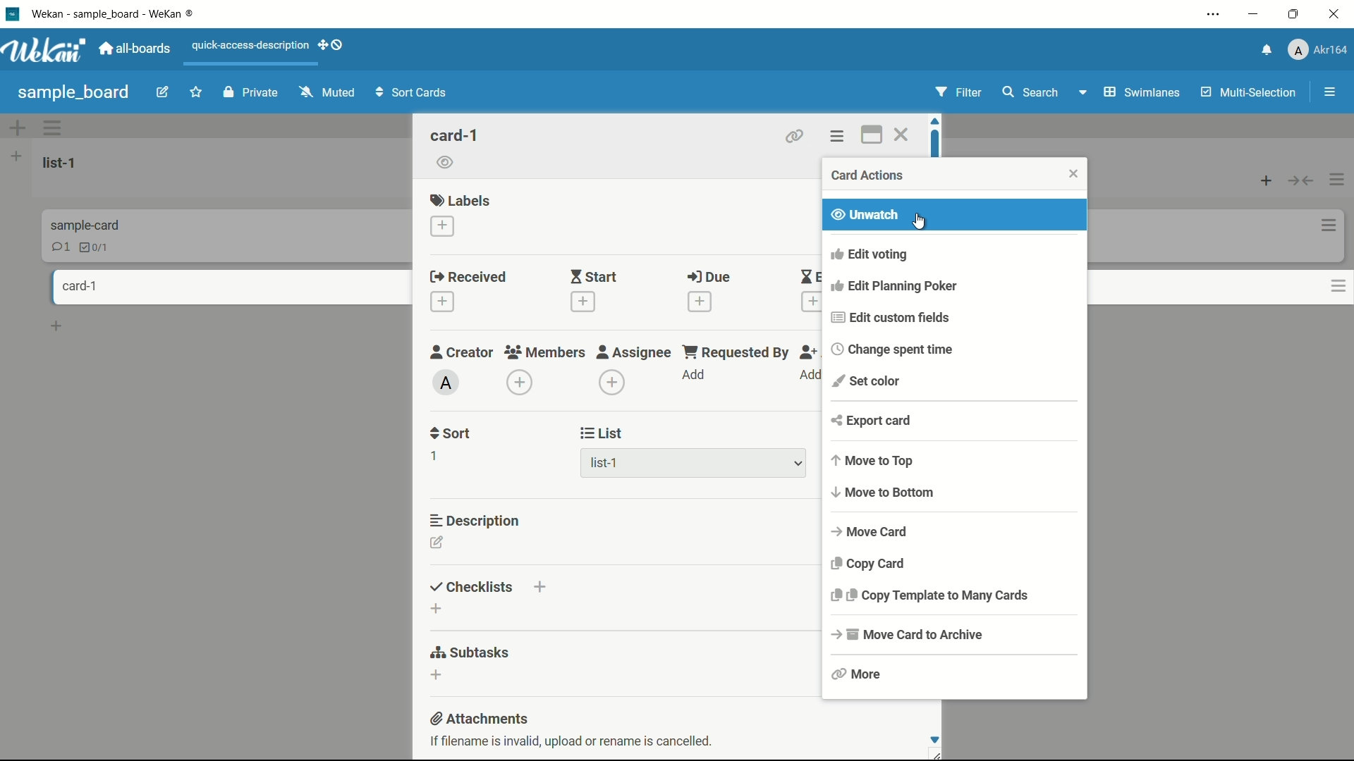 The image size is (1354, 761). I want to click on add member, so click(522, 382).